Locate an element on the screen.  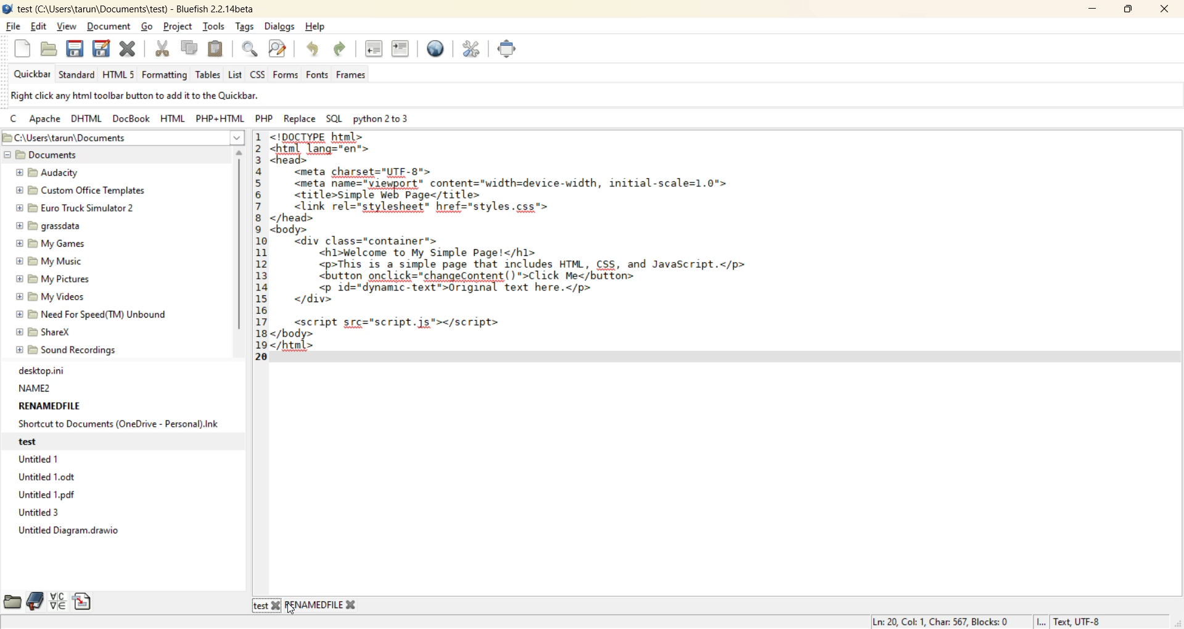
Untitled Diagram.drawio is located at coordinates (69, 532).